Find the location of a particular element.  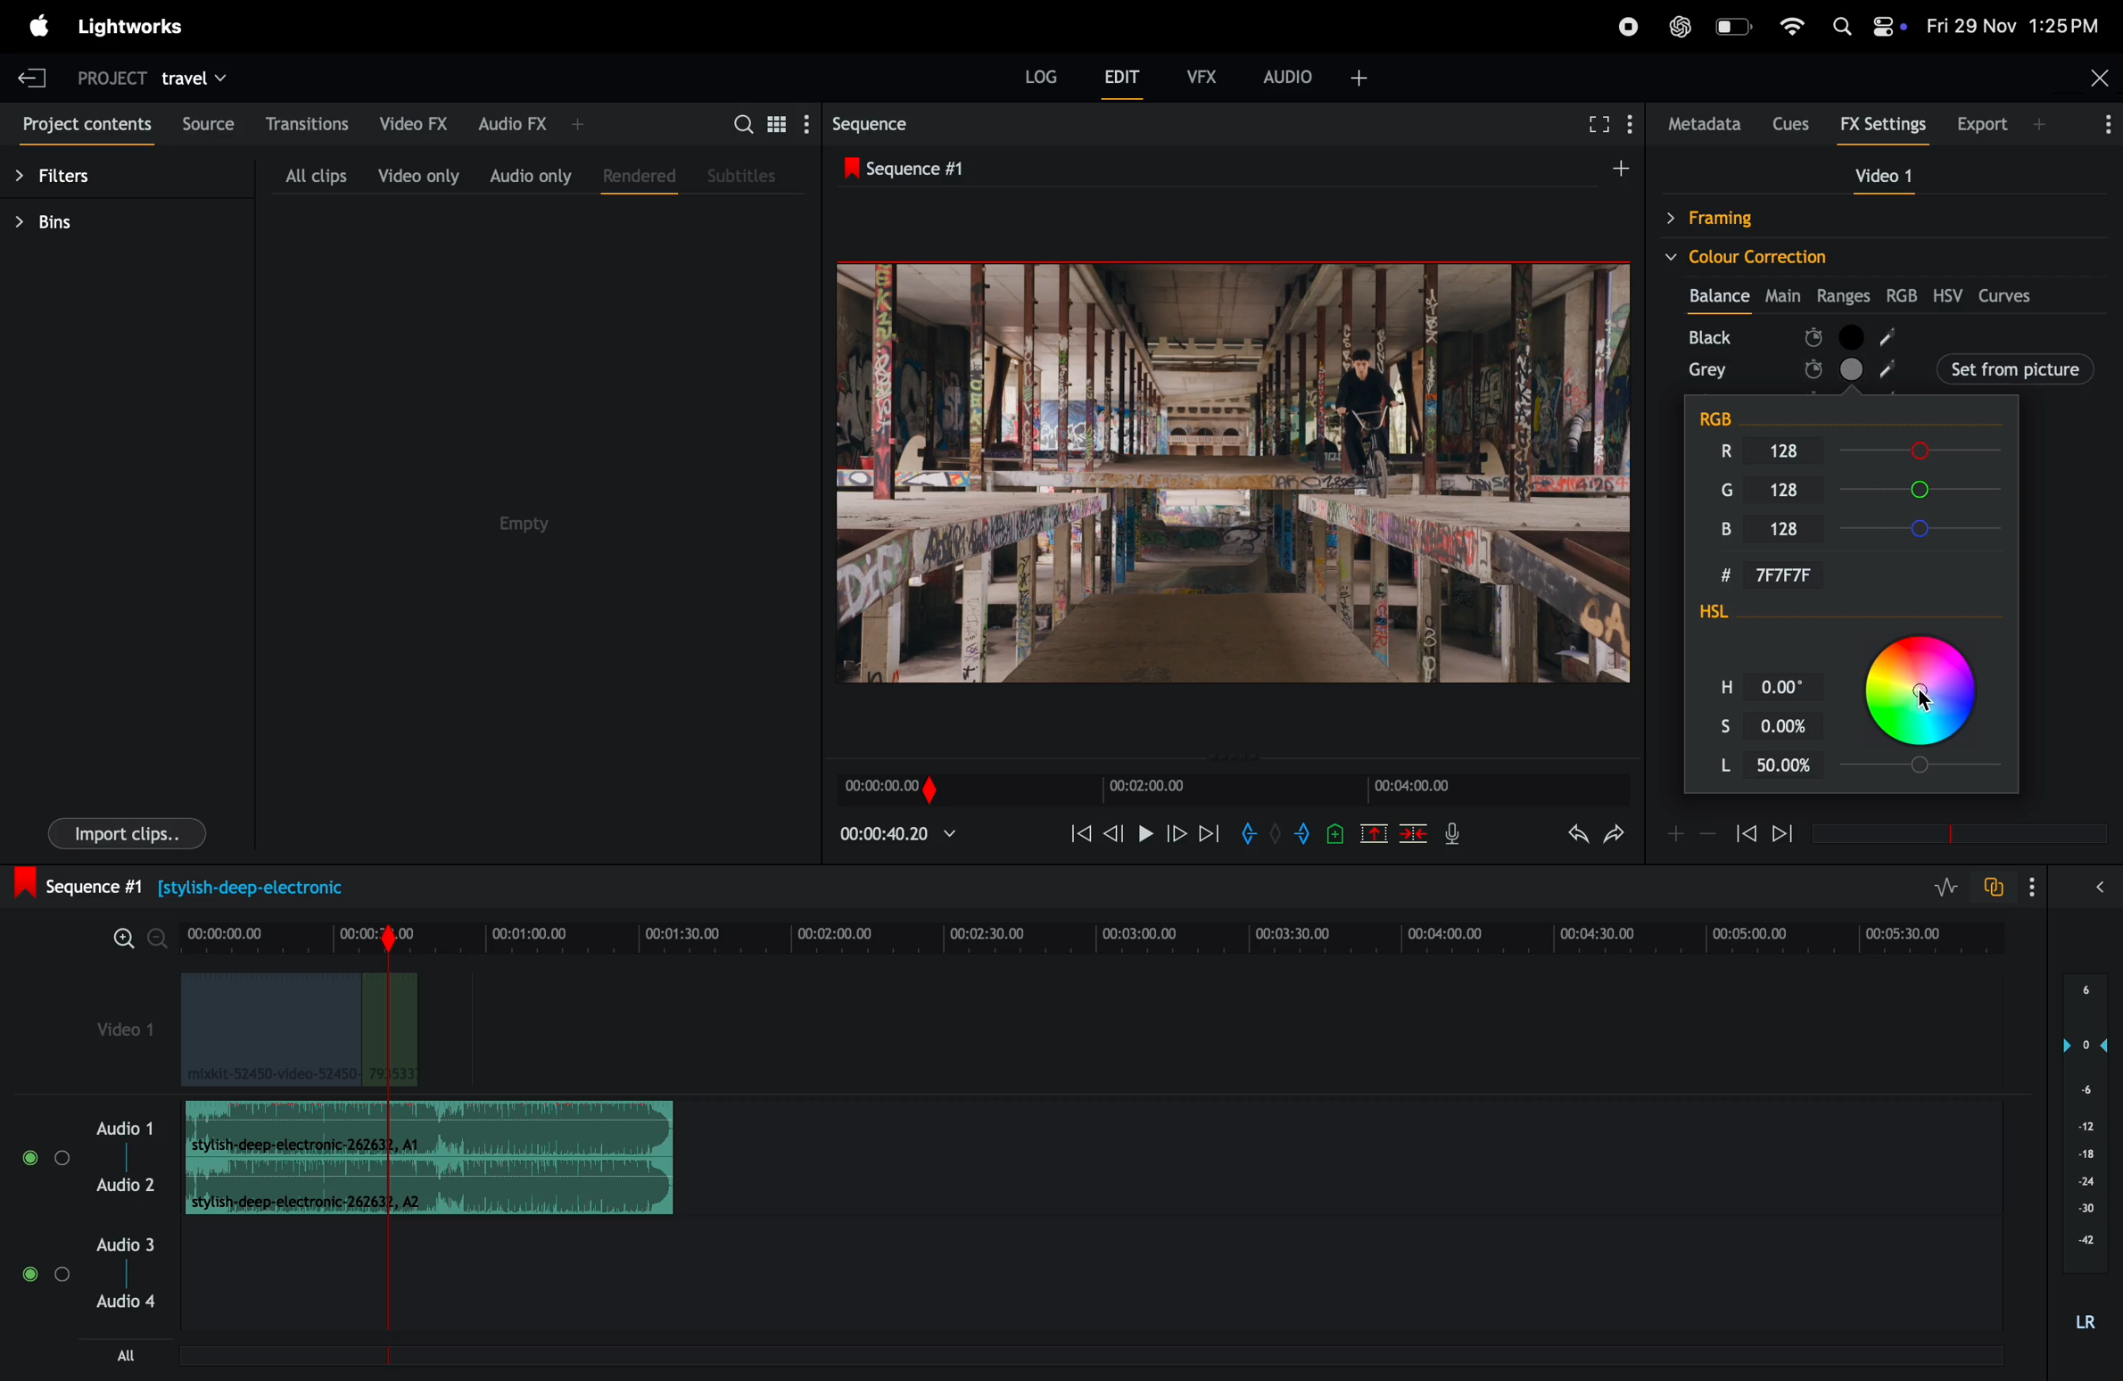

Toggle is located at coordinates (63, 1276).